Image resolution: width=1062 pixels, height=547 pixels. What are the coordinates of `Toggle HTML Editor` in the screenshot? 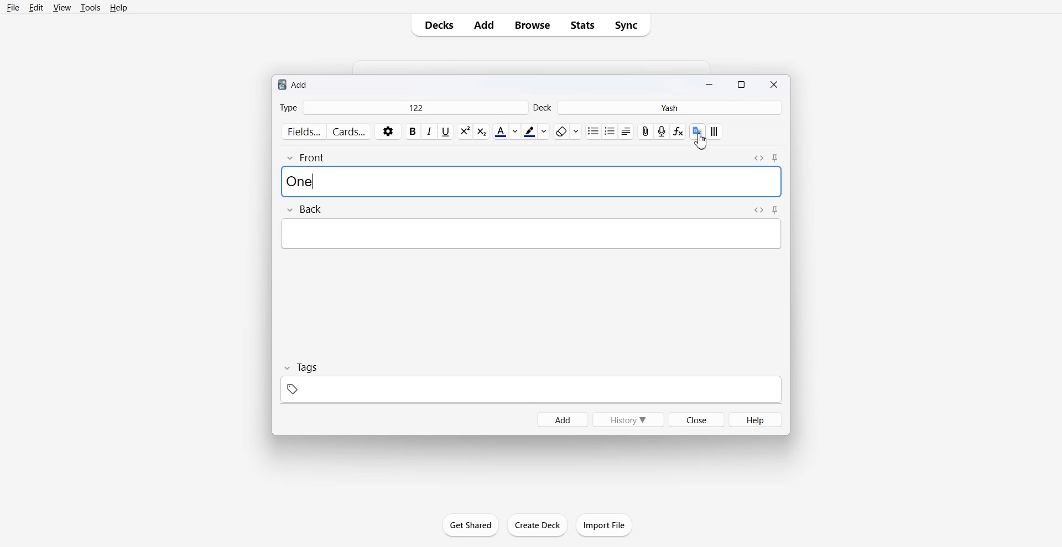 It's located at (757, 209).